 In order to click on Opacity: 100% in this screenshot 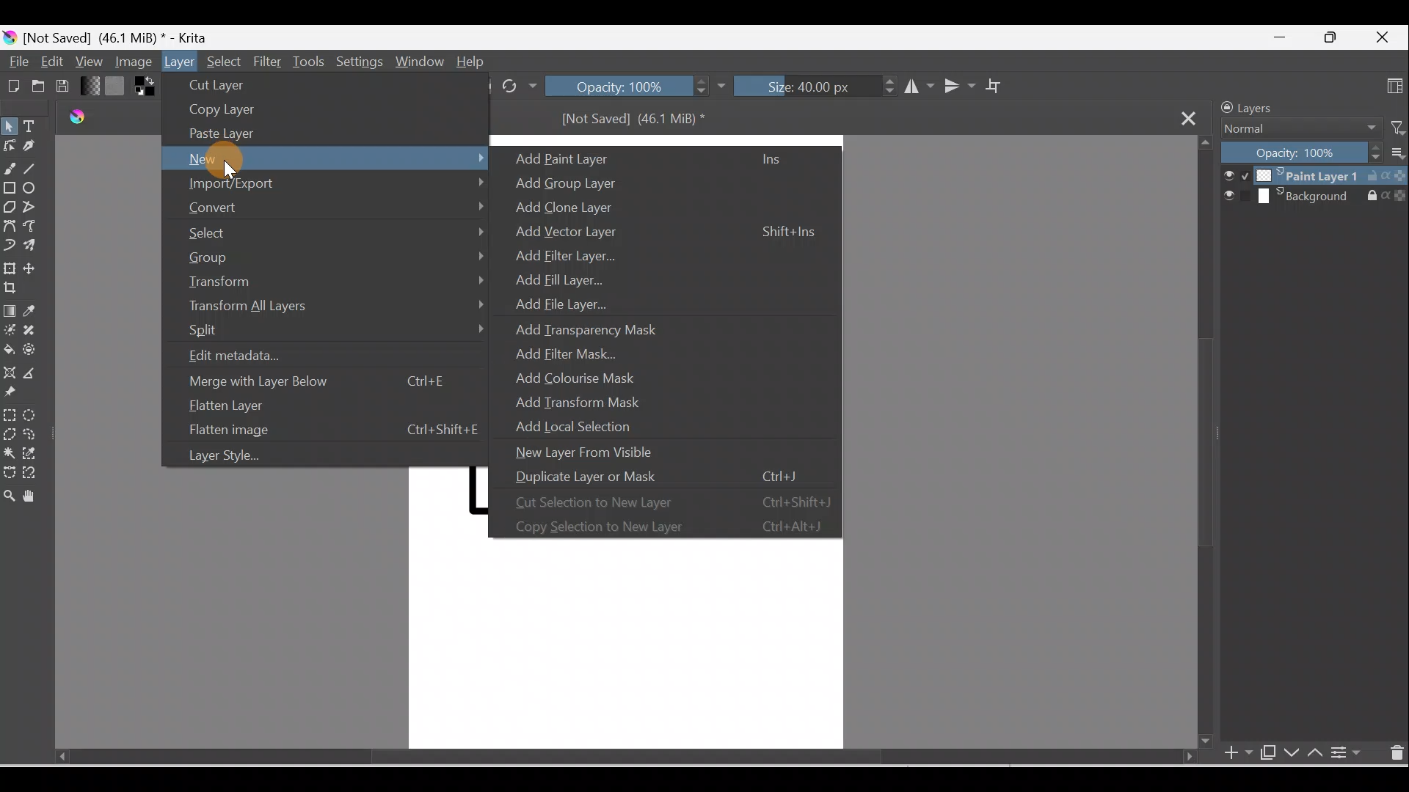, I will do `click(1301, 153)`.